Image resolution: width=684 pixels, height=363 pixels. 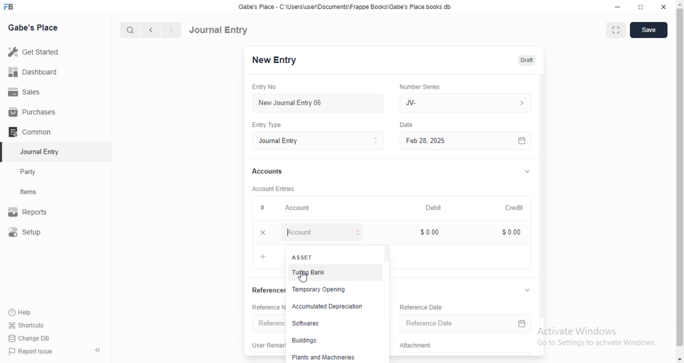 I want to click on New Journal Entry 06, so click(x=319, y=102).